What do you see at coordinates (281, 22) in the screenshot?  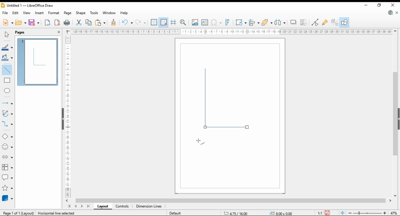 I see `select at least three objects to distribute` at bounding box center [281, 22].